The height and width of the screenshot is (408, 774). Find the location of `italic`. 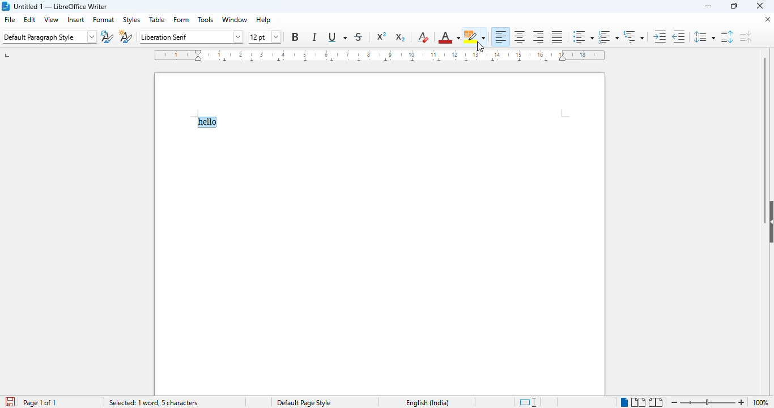

italic is located at coordinates (314, 37).